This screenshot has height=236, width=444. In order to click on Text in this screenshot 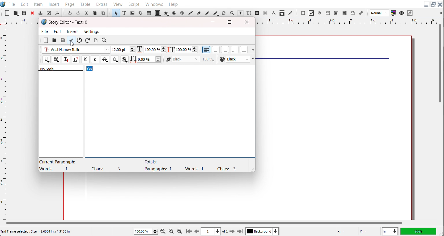, I will do `click(66, 68)`.